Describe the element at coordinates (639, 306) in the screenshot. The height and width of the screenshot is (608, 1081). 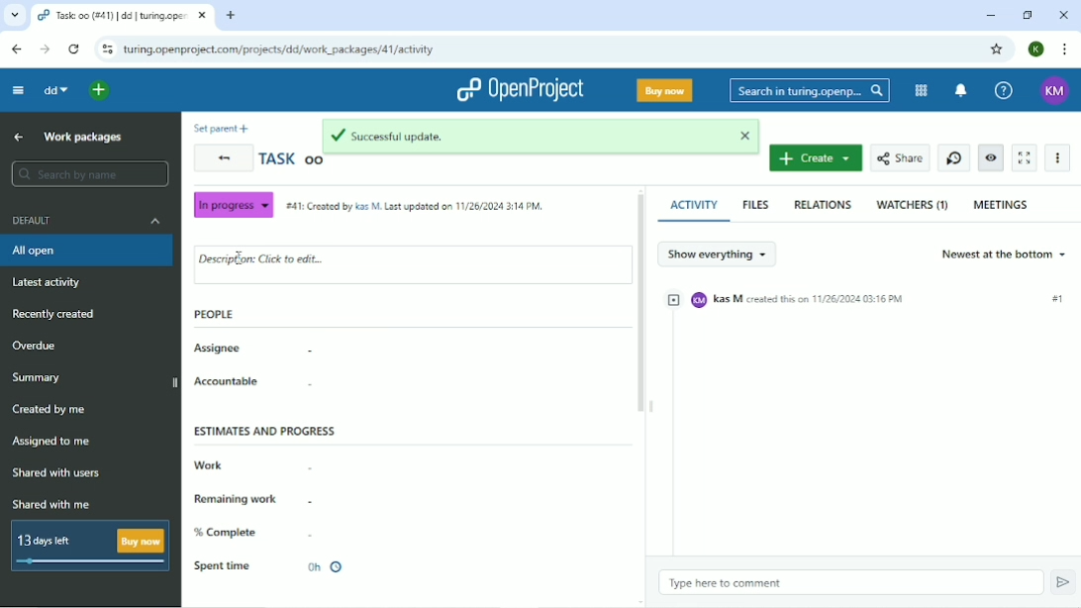
I see `Vertical scrollbar ` at that location.